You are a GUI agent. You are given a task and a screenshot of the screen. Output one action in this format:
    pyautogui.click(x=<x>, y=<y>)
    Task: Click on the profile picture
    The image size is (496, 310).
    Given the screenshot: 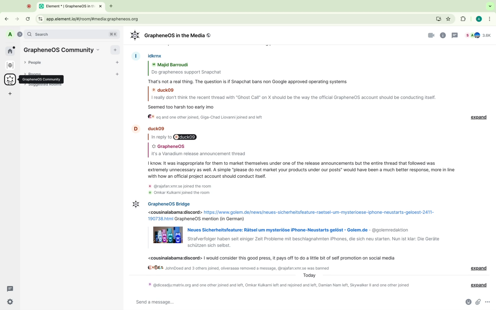 What is the action you would take?
    pyautogui.click(x=136, y=56)
    